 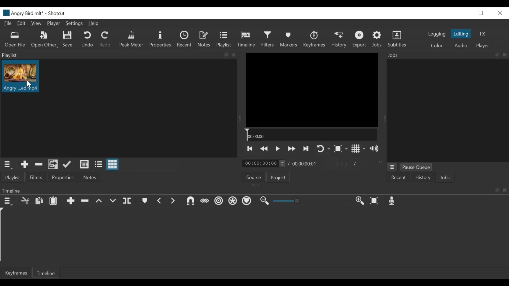 What do you see at coordinates (36, 24) in the screenshot?
I see `View` at bounding box center [36, 24].